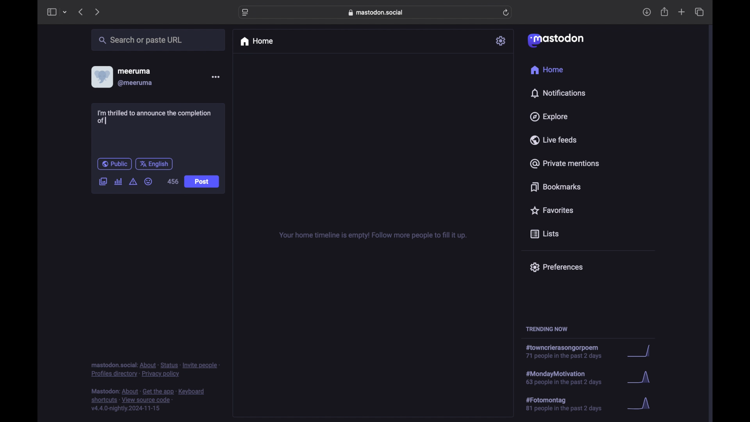 This screenshot has width=750, height=422. What do you see at coordinates (376, 13) in the screenshot?
I see `web address` at bounding box center [376, 13].